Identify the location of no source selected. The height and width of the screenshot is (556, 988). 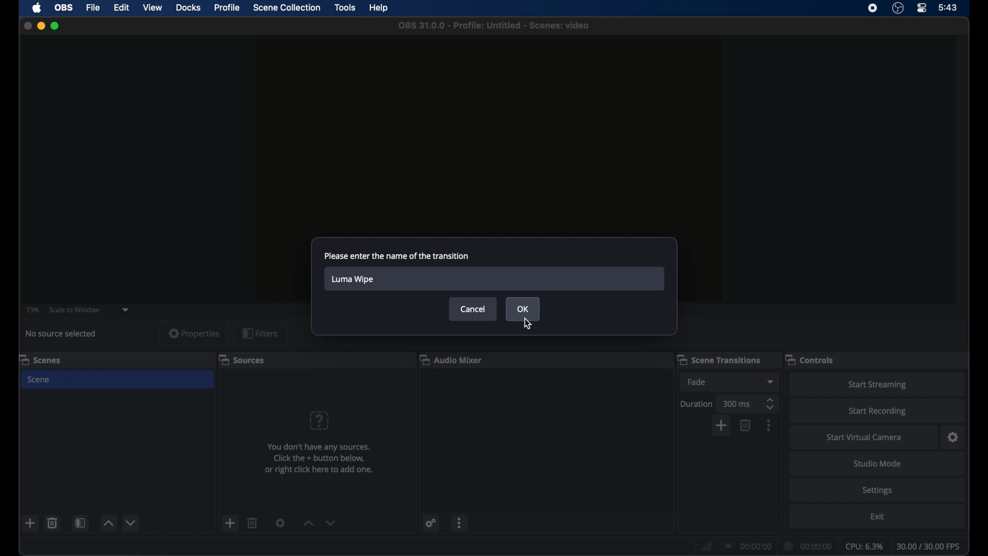
(61, 333).